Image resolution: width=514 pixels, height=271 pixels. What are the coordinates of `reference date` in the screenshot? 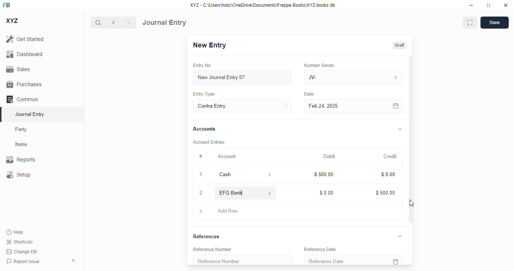 It's located at (320, 249).